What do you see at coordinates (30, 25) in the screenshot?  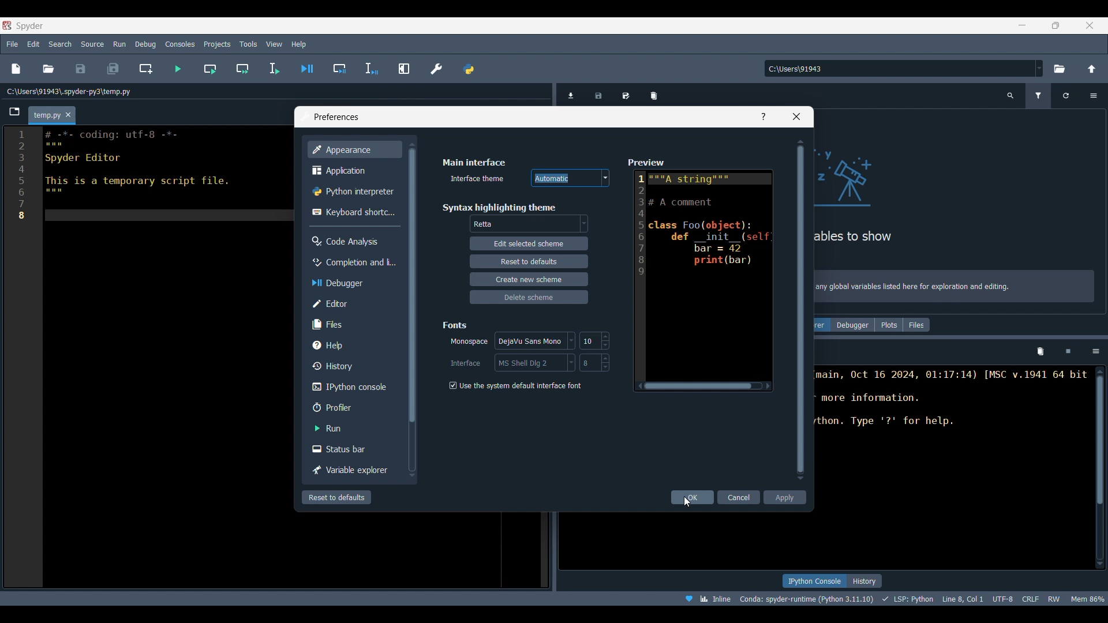 I see `Software name` at bounding box center [30, 25].